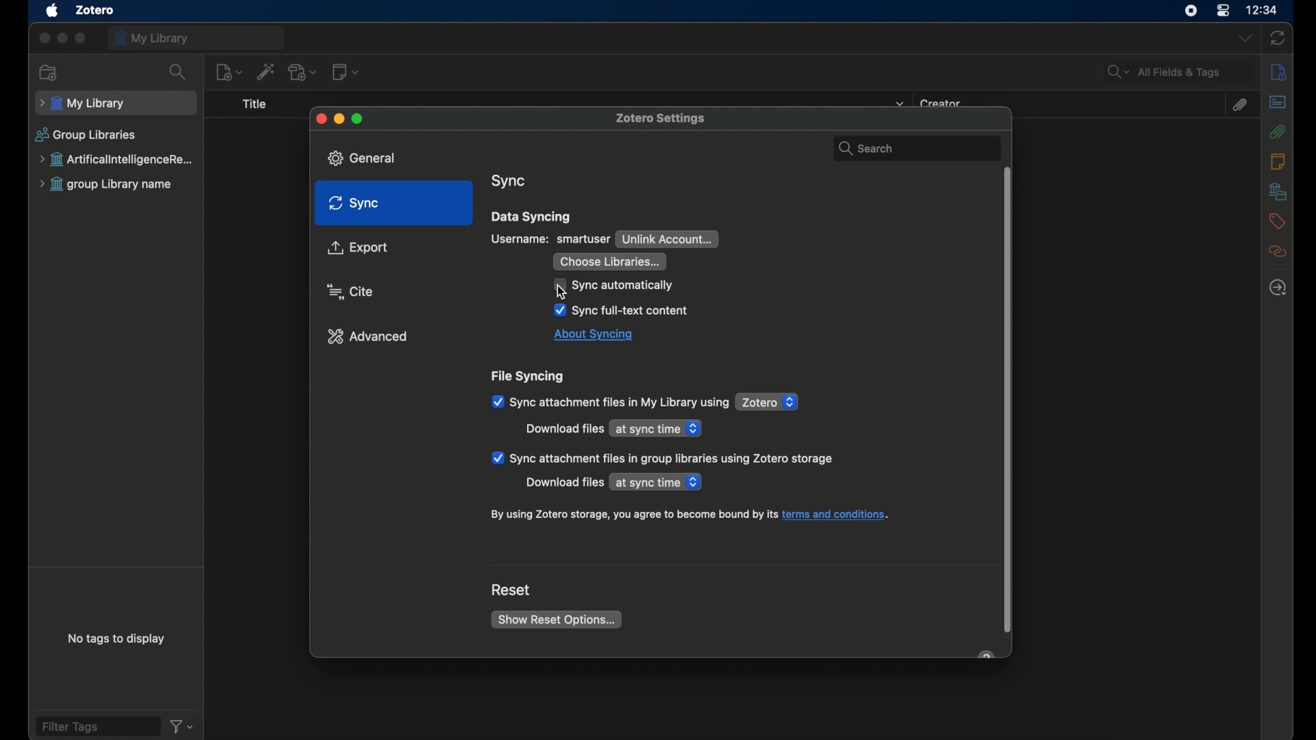  Describe the element at coordinates (351, 291) in the screenshot. I see `cite` at that location.